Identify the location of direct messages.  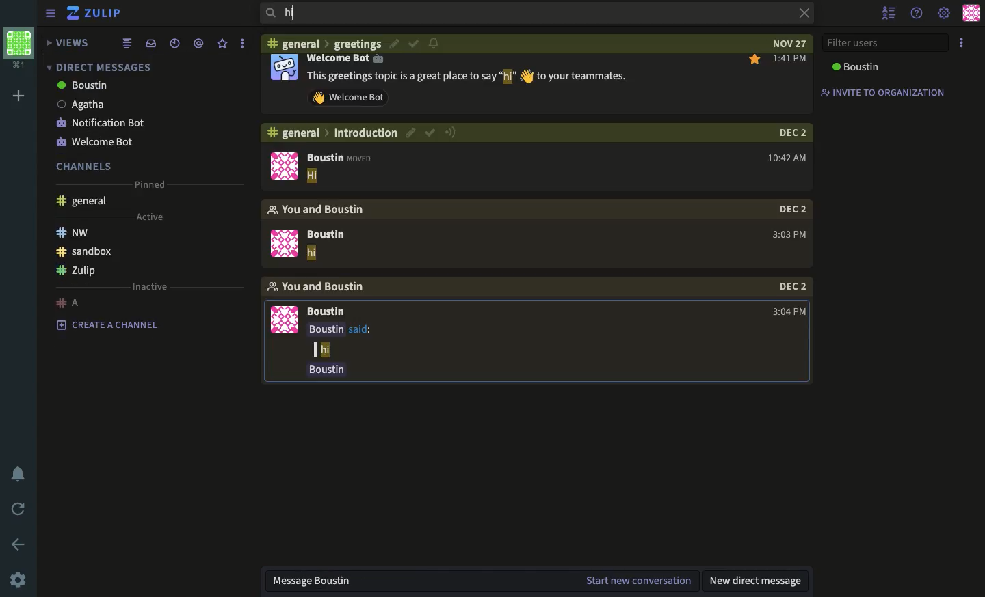
(105, 68).